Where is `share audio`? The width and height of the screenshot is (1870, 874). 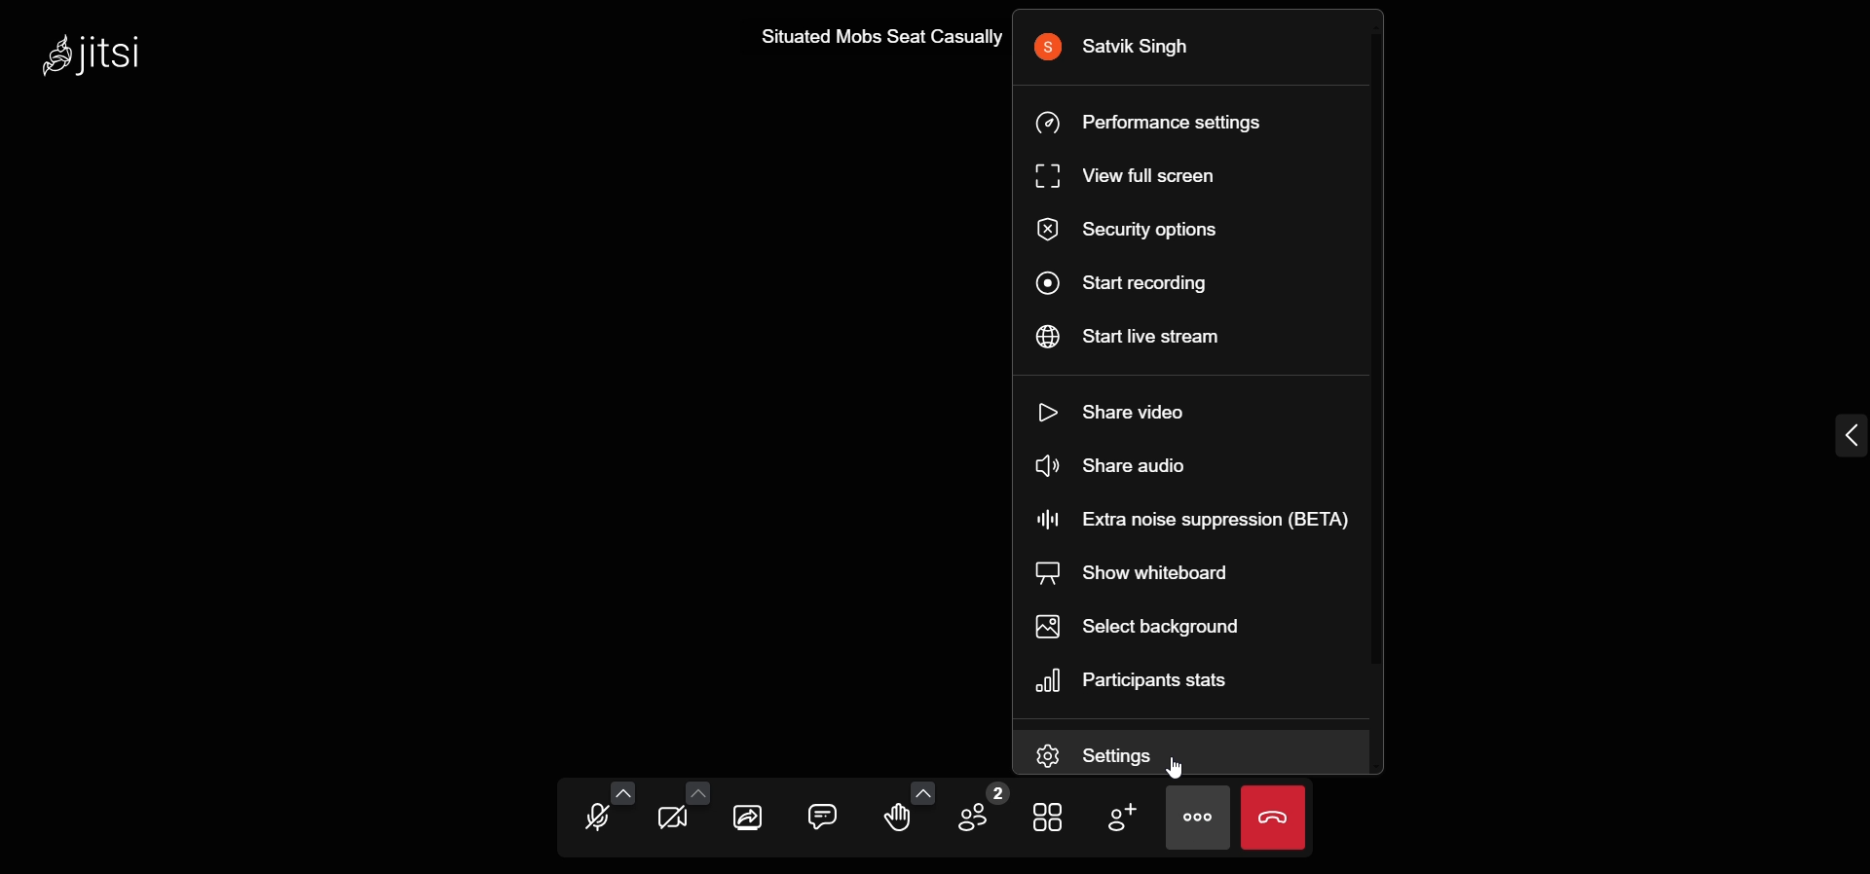 share audio is located at coordinates (1133, 466).